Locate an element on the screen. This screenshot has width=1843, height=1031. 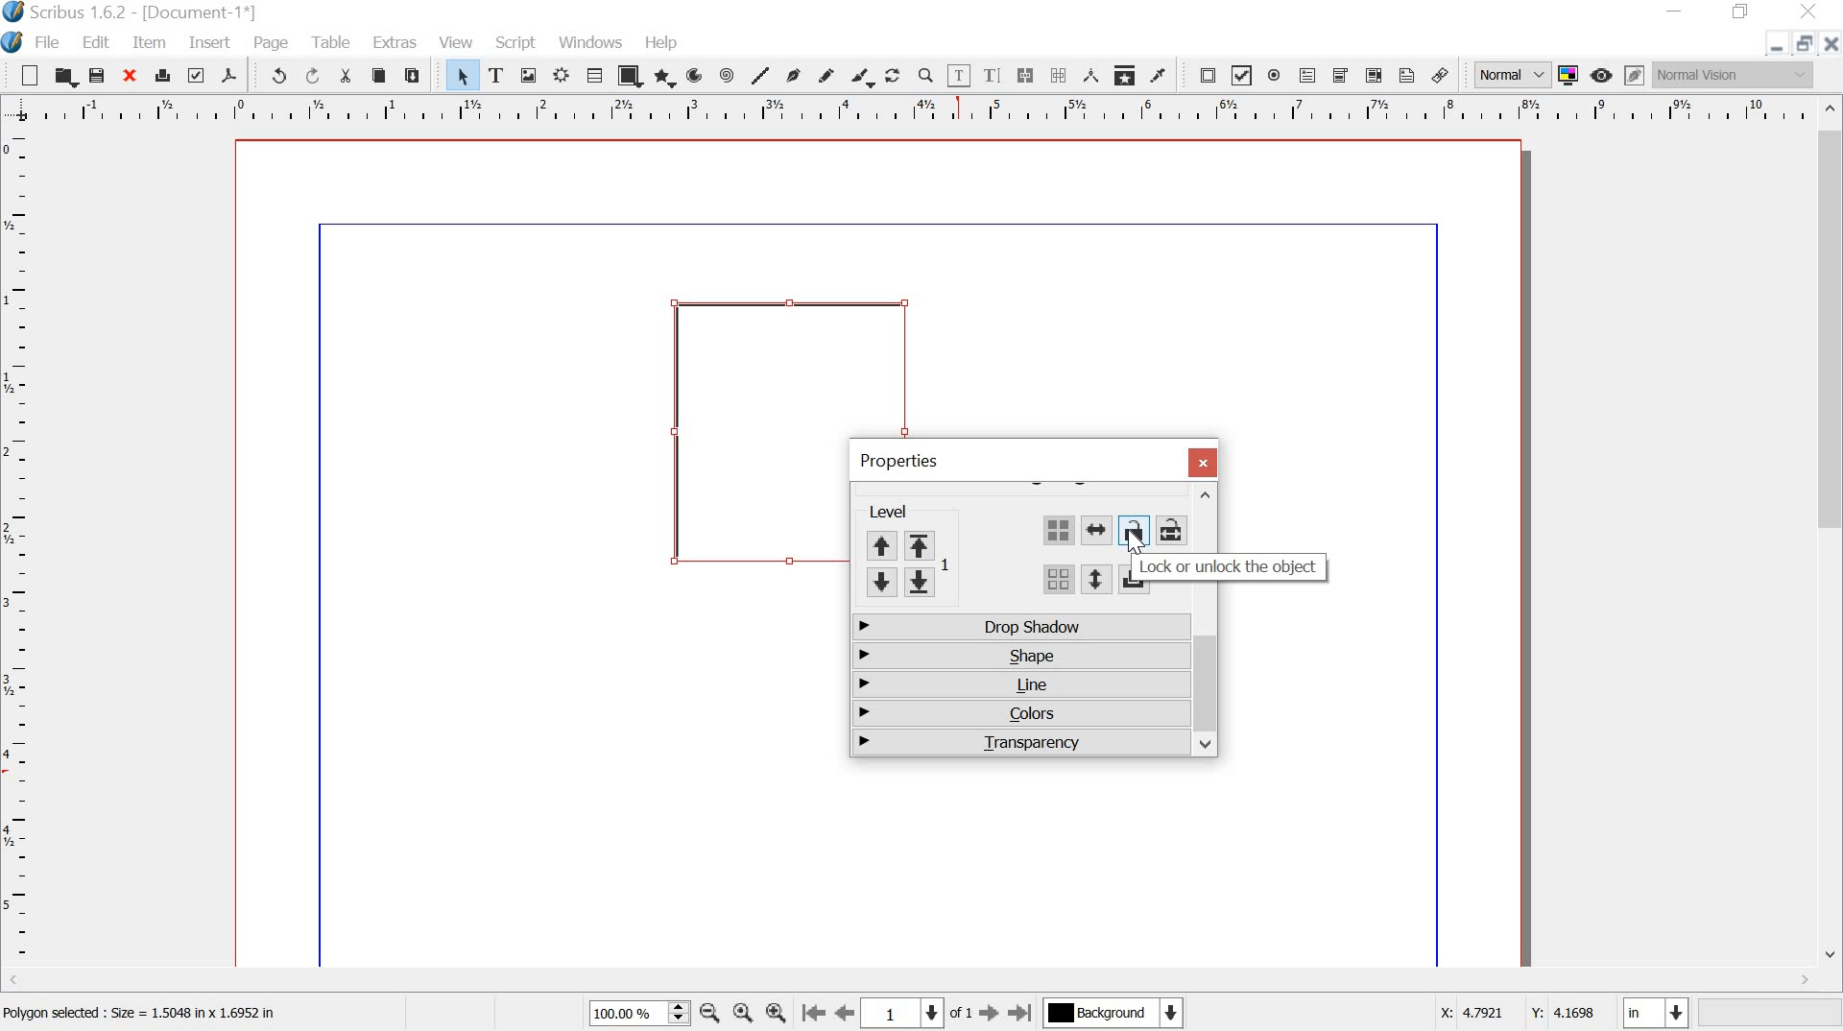
save is located at coordinates (98, 76).